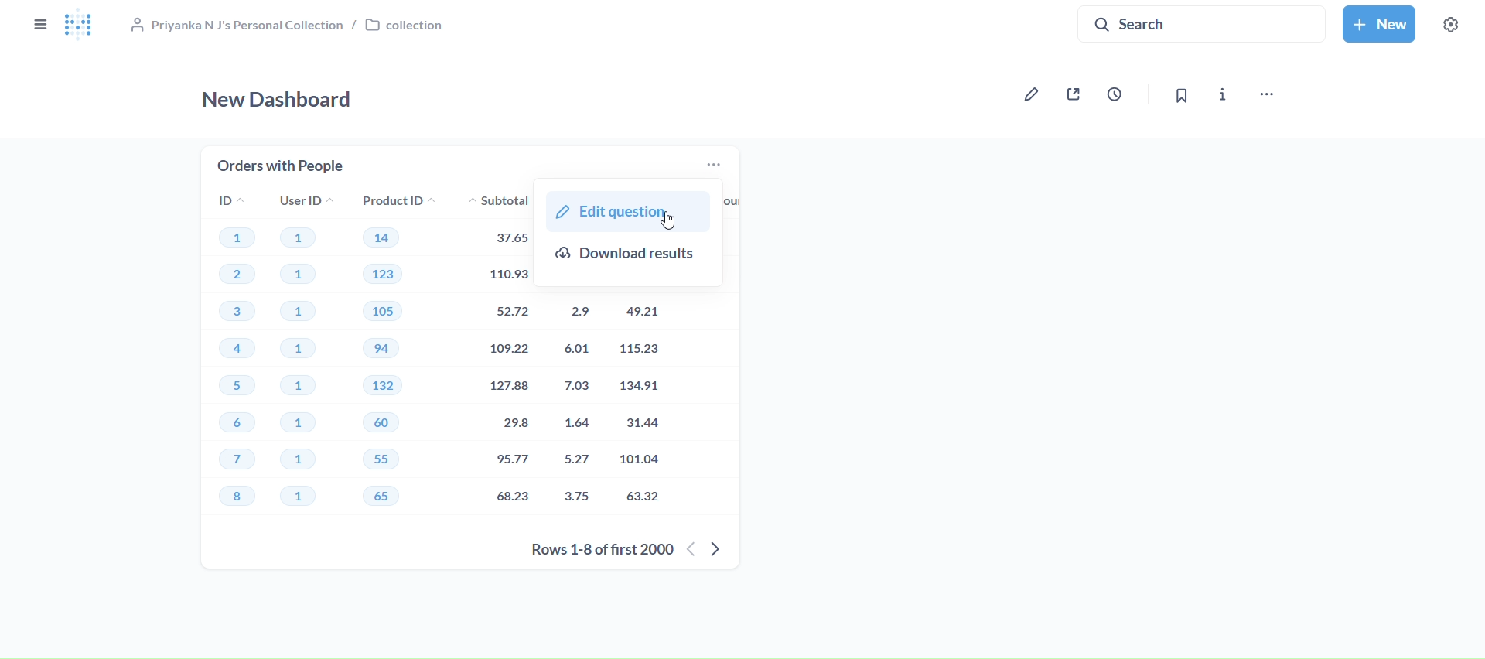 The height and width of the screenshot is (659, 1485). Describe the element at coordinates (692, 549) in the screenshot. I see `previous ` at that location.